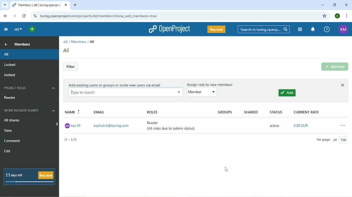  Describe the element at coordinates (10, 65) in the screenshot. I see `Locked` at that location.